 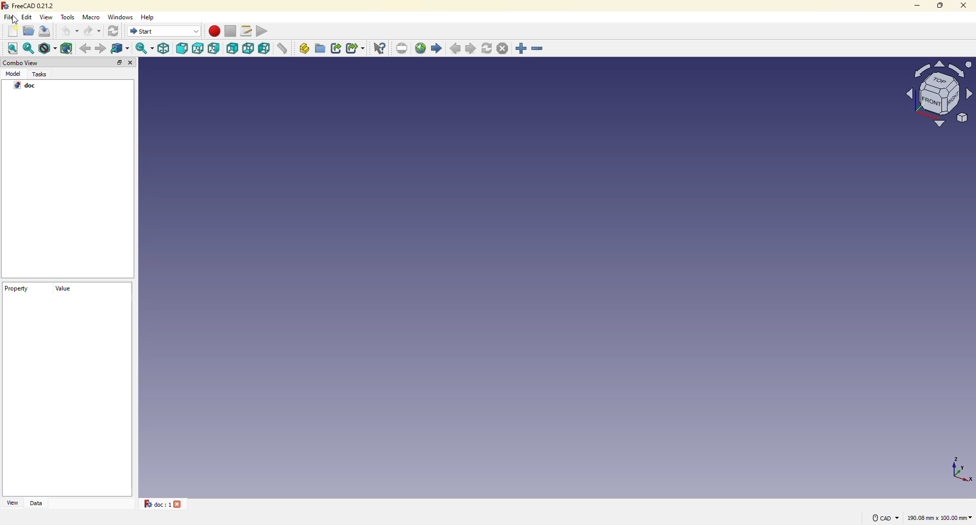 What do you see at coordinates (143, 48) in the screenshot?
I see `sync view` at bounding box center [143, 48].